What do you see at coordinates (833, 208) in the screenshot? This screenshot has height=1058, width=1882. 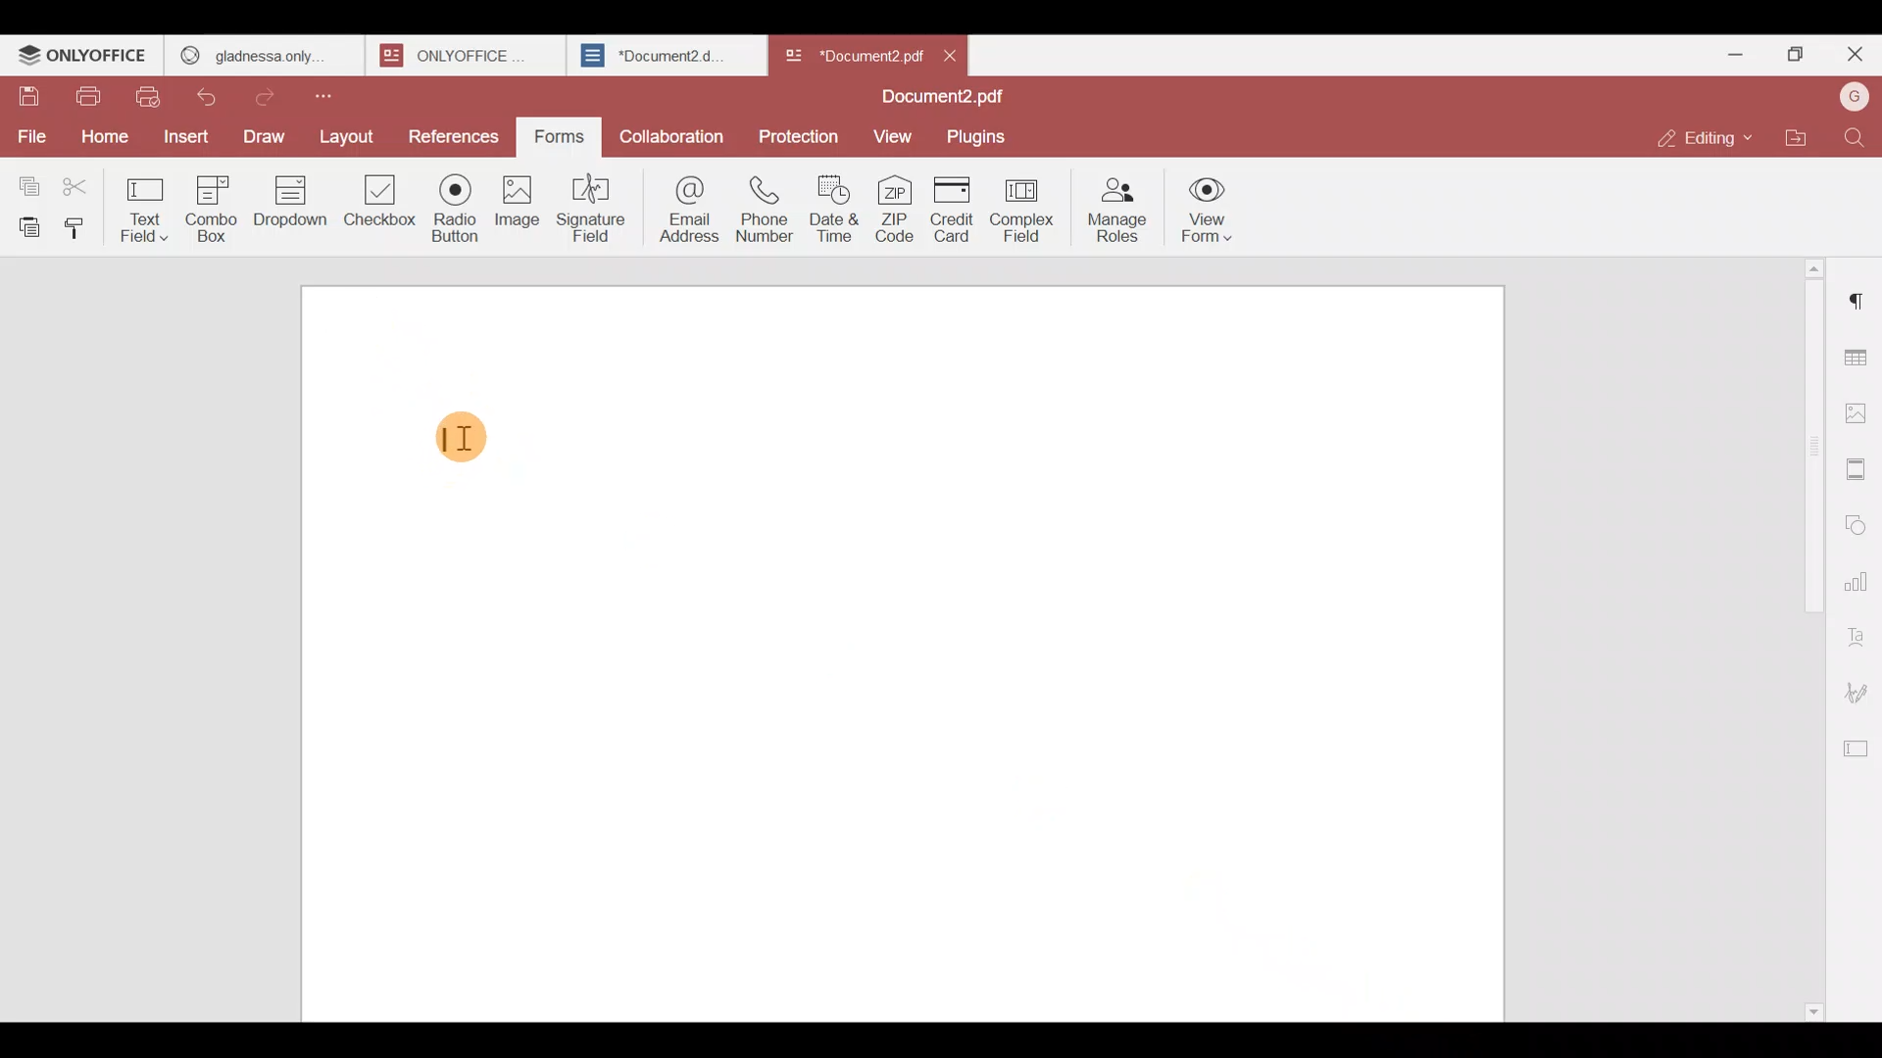 I see `Date & time` at bounding box center [833, 208].